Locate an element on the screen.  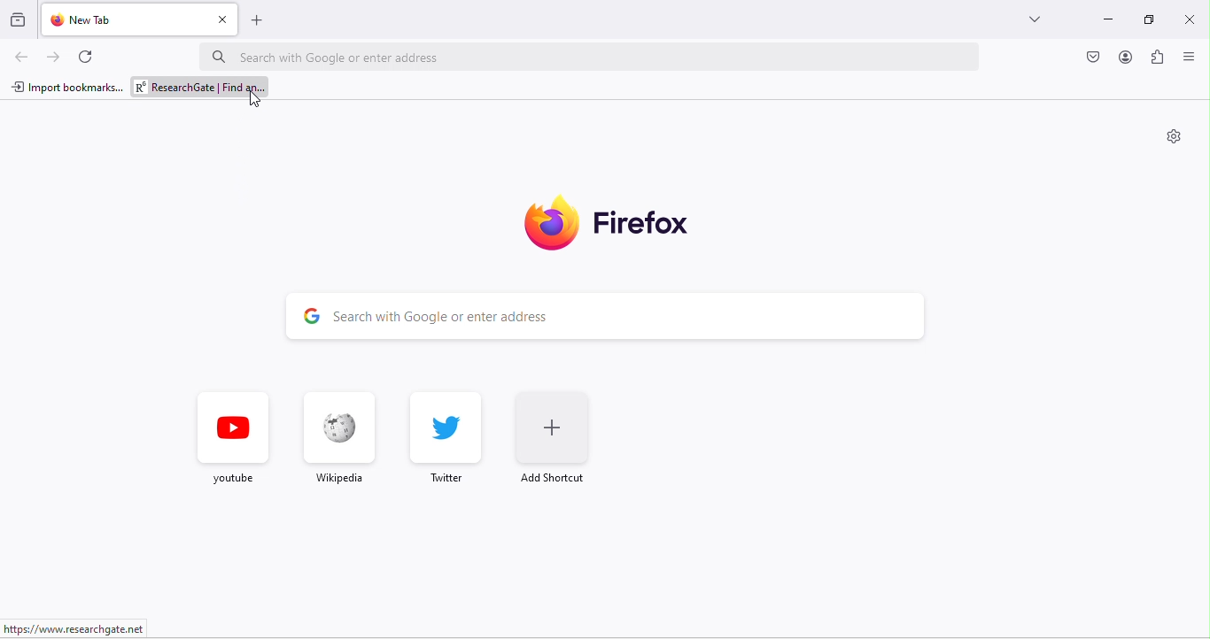
close is located at coordinates (224, 19).